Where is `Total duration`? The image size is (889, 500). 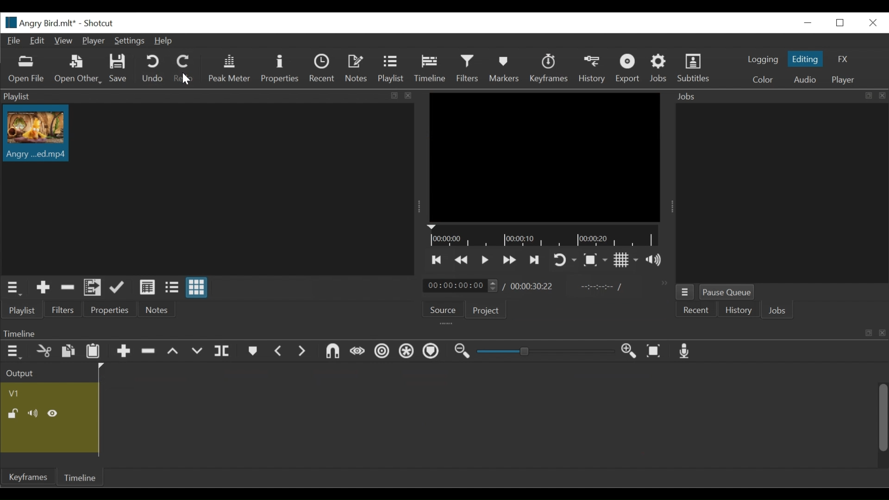 Total duration is located at coordinates (532, 287).